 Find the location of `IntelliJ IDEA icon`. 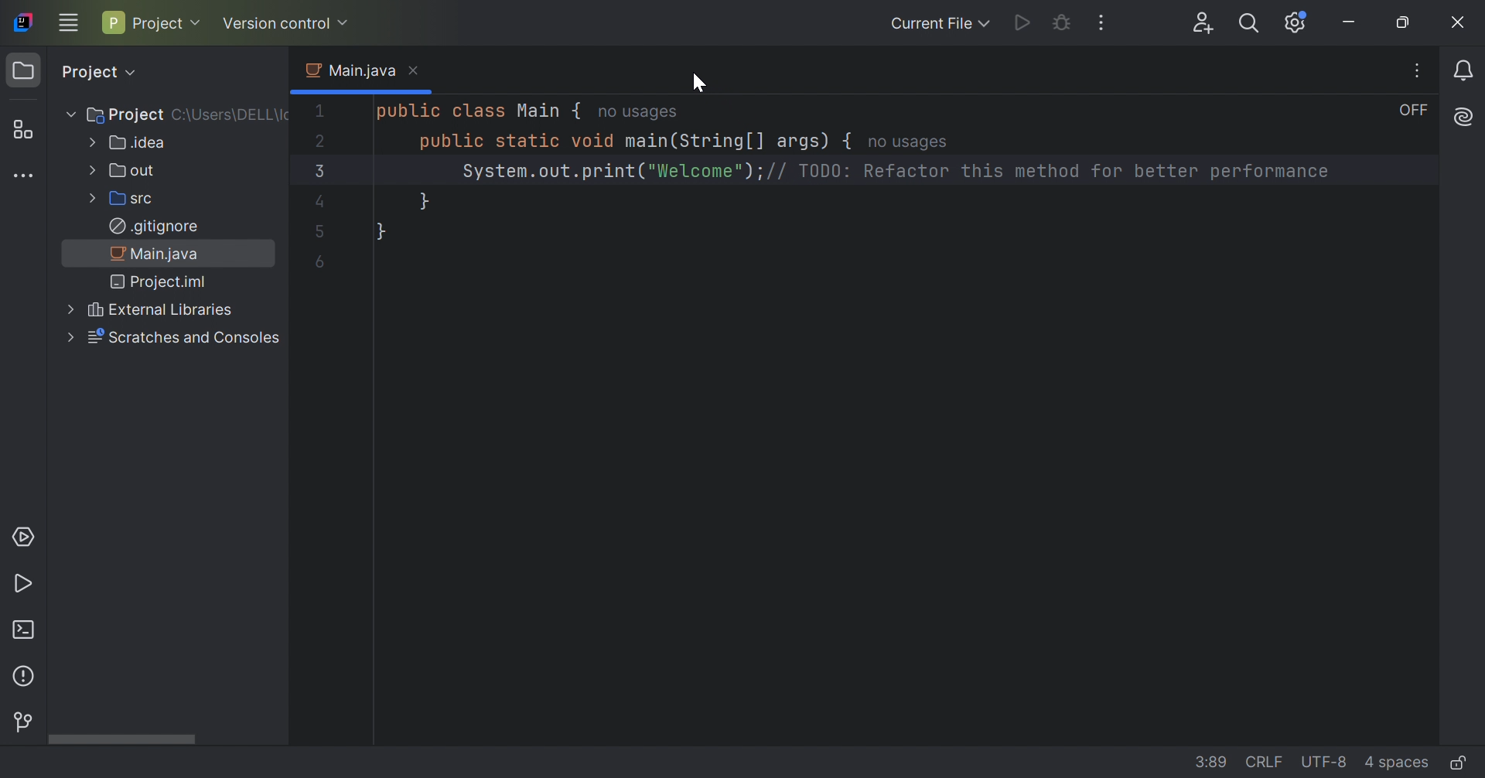

IntelliJ IDEA icon is located at coordinates (21, 23).